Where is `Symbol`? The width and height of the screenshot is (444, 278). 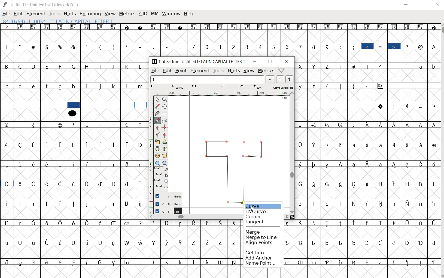 Symbol is located at coordinates (302, 203).